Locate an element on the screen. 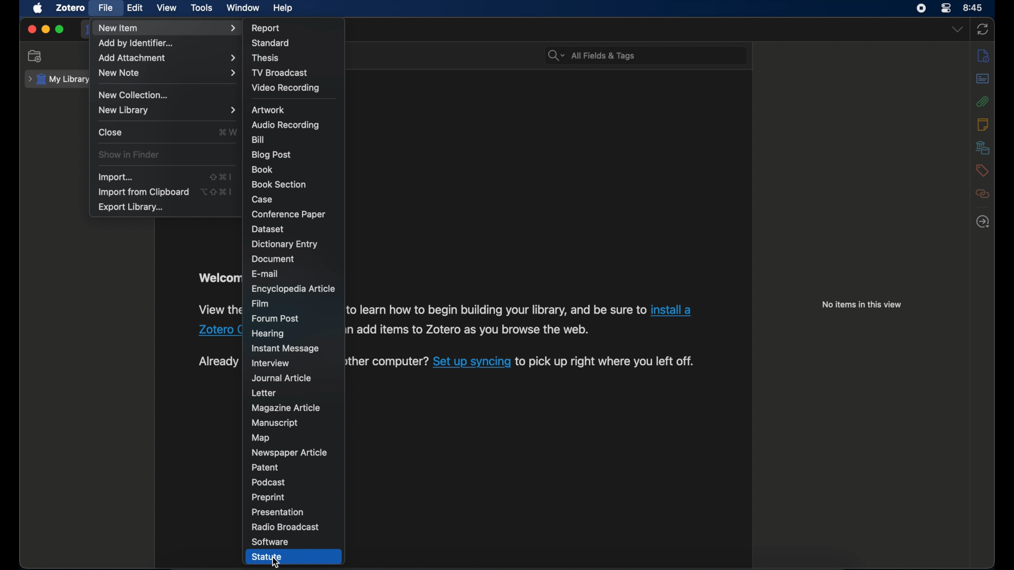 This screenshot has width=1014, height=570. maximize is located at coordinates (61, 30).